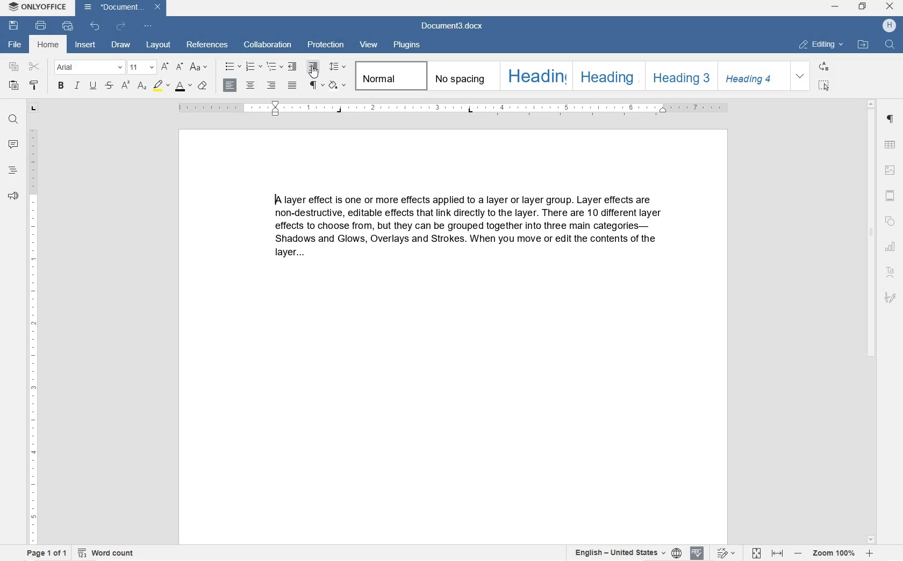 The image size is (903, 561). What do you see at coordinates (120, 27) in the screenshot?
I see `REDO` at bounding box center [120, 27].